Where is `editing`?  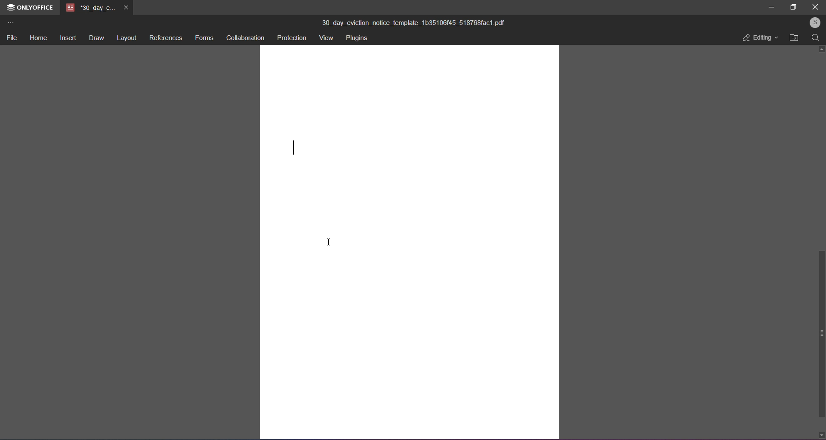 editing is located at coordinates (758, 39).